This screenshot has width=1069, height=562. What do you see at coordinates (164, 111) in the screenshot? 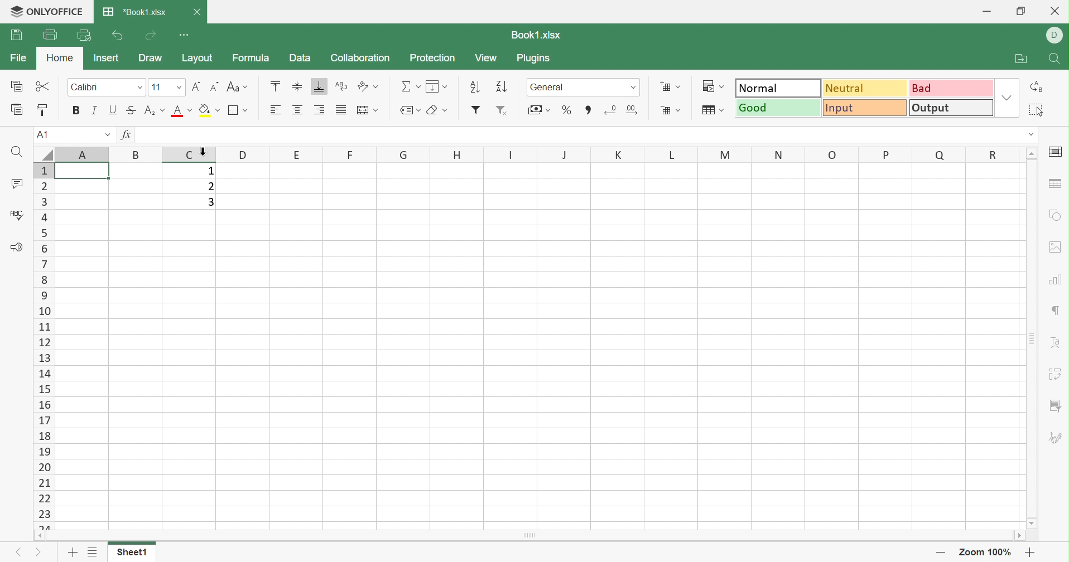
I see `Drop Down` at bounding box center [164, 111].